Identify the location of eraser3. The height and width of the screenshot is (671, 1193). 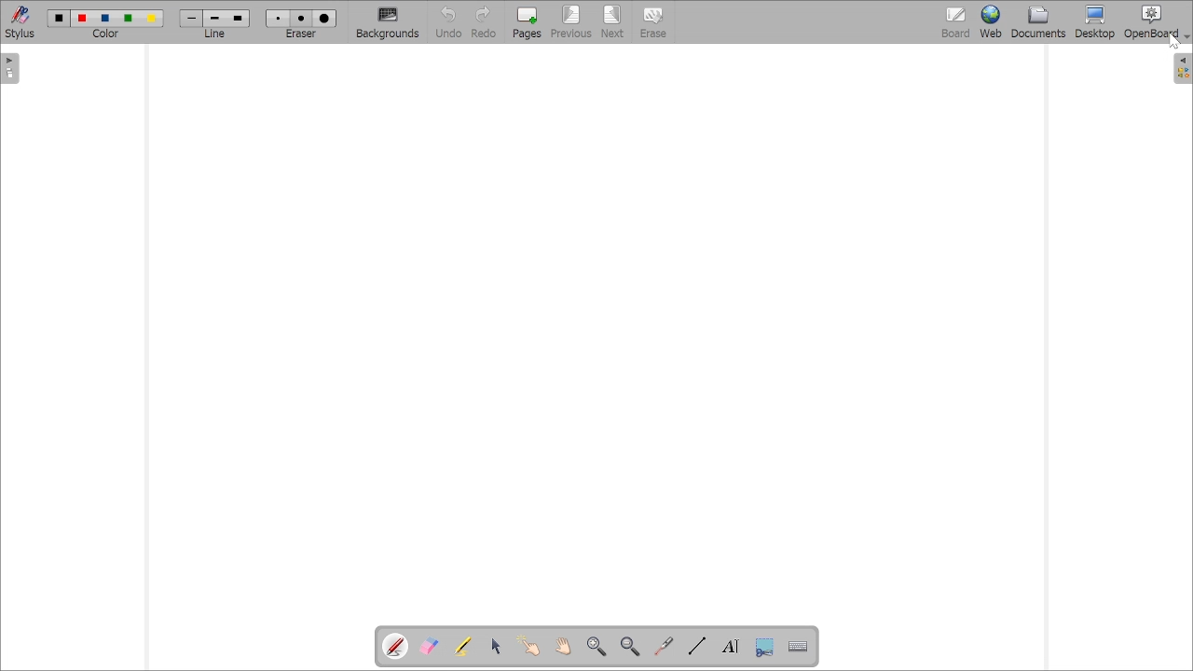
(324, 19).